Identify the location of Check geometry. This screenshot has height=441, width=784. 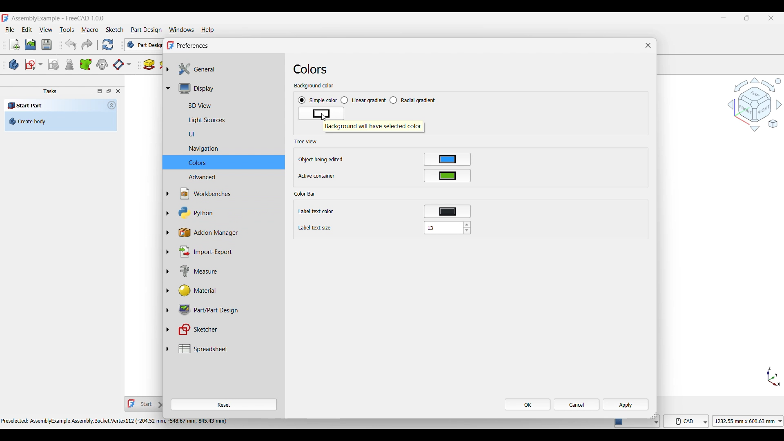
(69, 65).